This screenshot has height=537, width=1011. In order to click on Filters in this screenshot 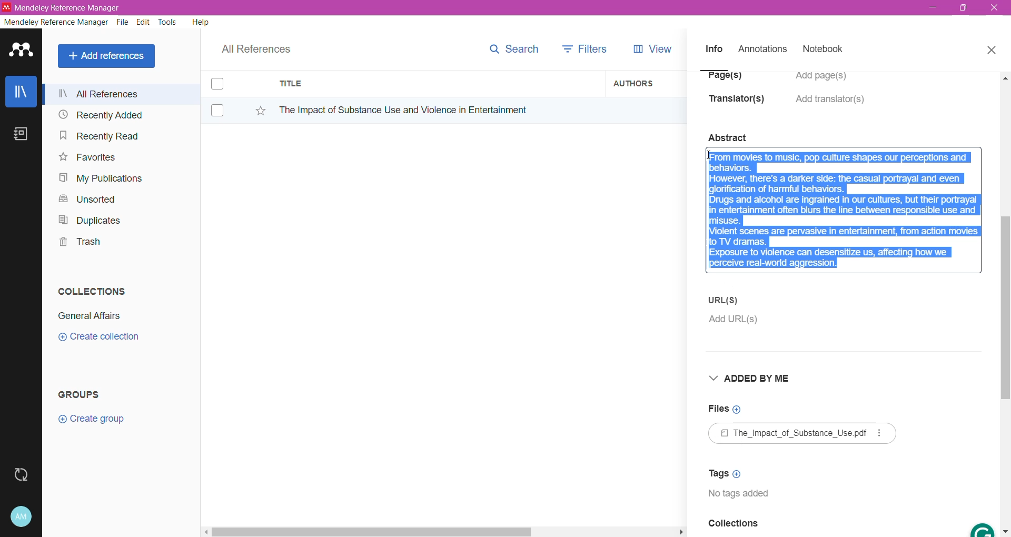, I will do `click(588, 48)`.